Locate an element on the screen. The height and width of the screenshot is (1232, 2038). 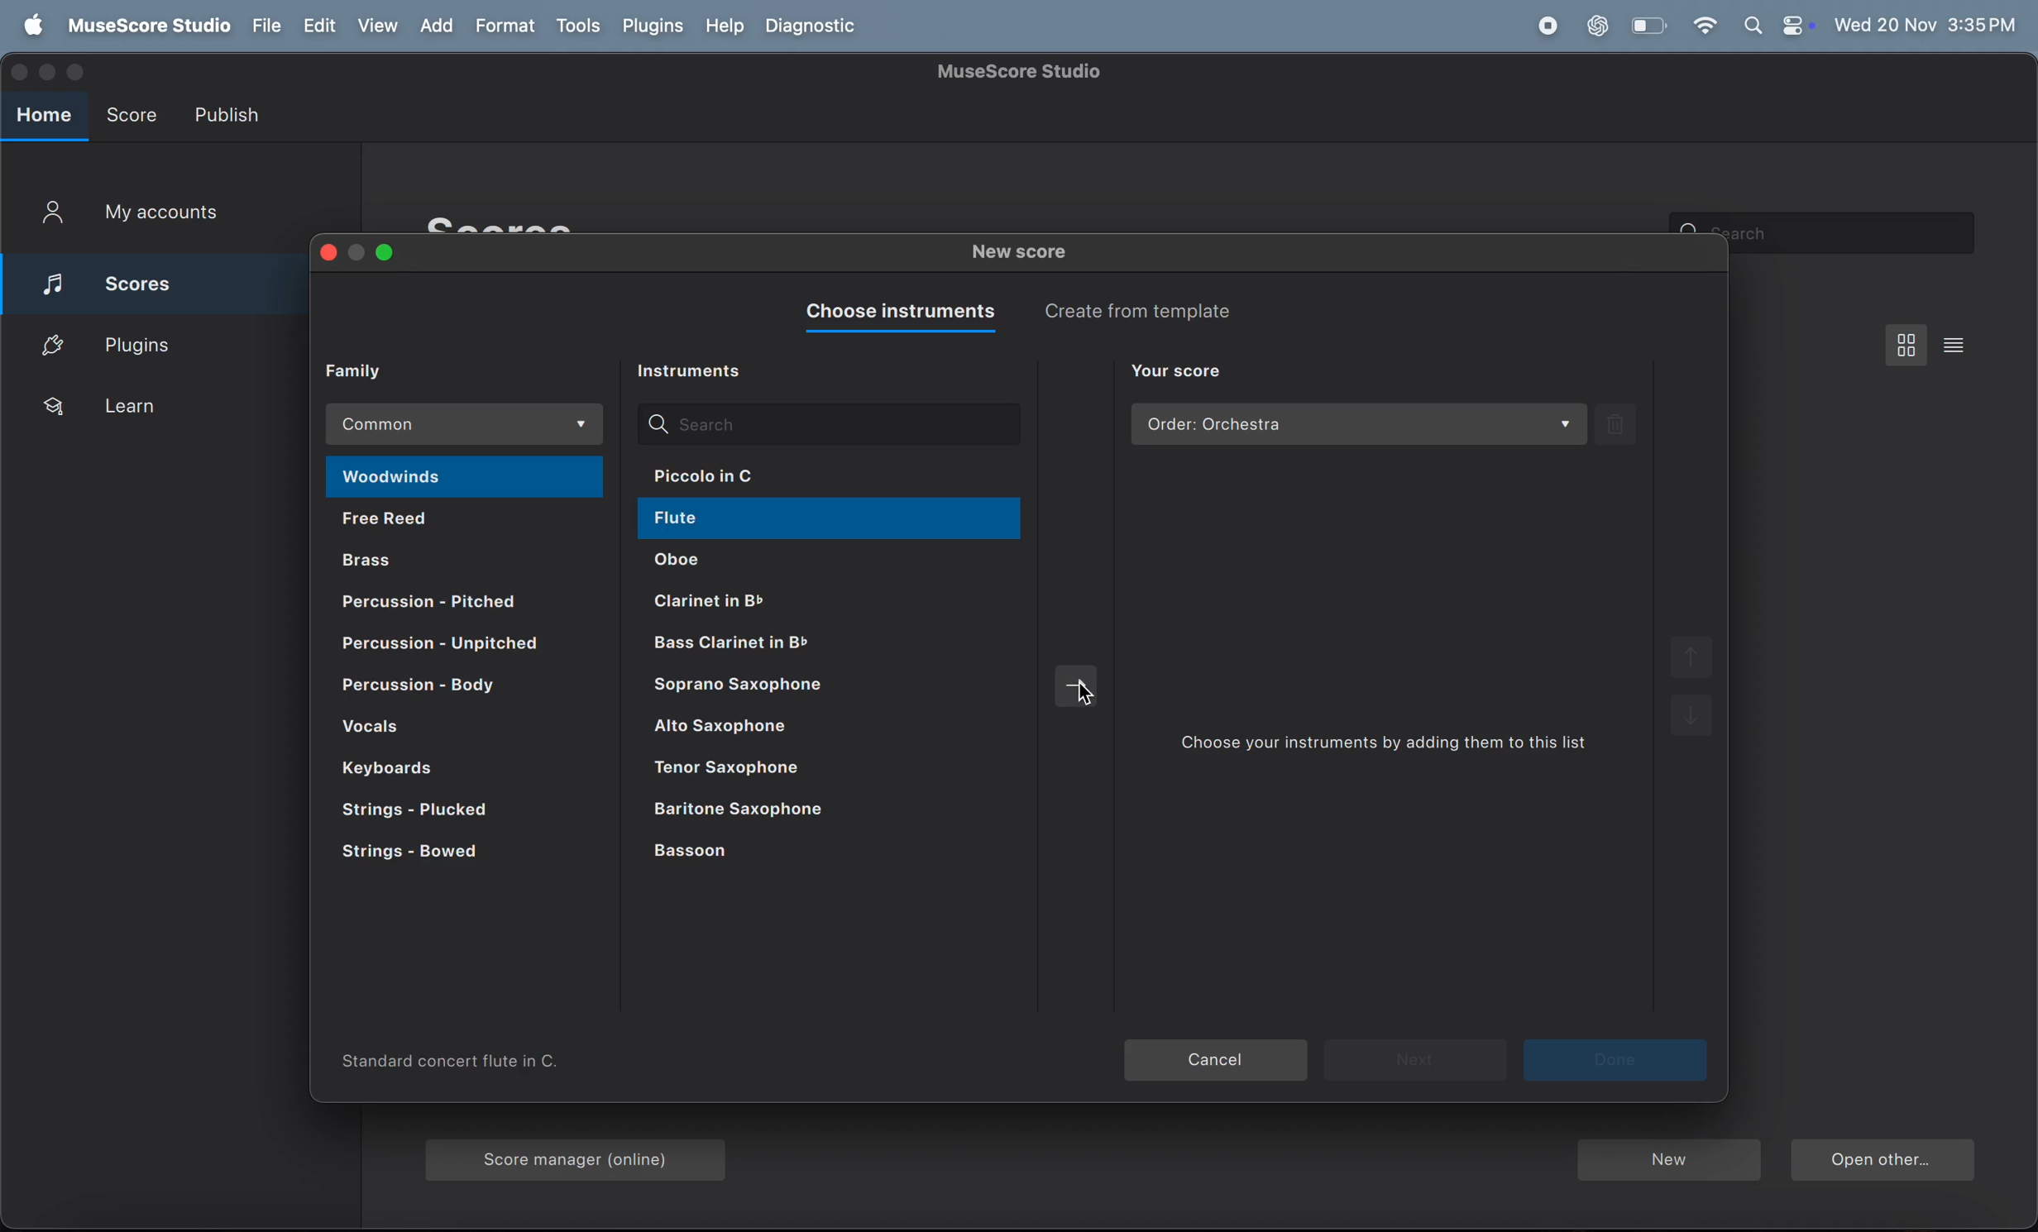
your score is located at coordinates (1177, 372).